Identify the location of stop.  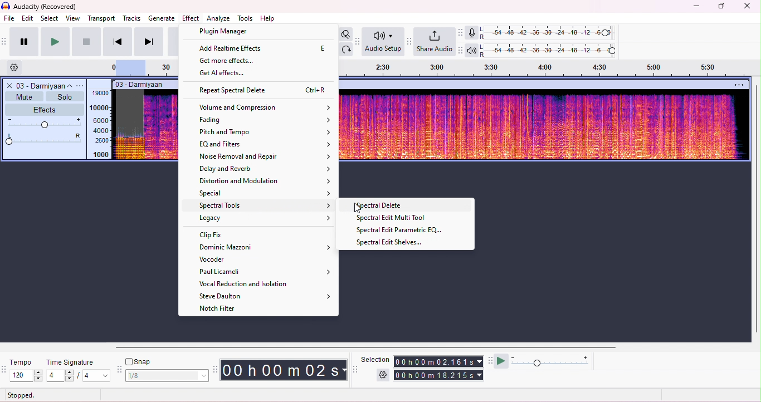
(86, 41).